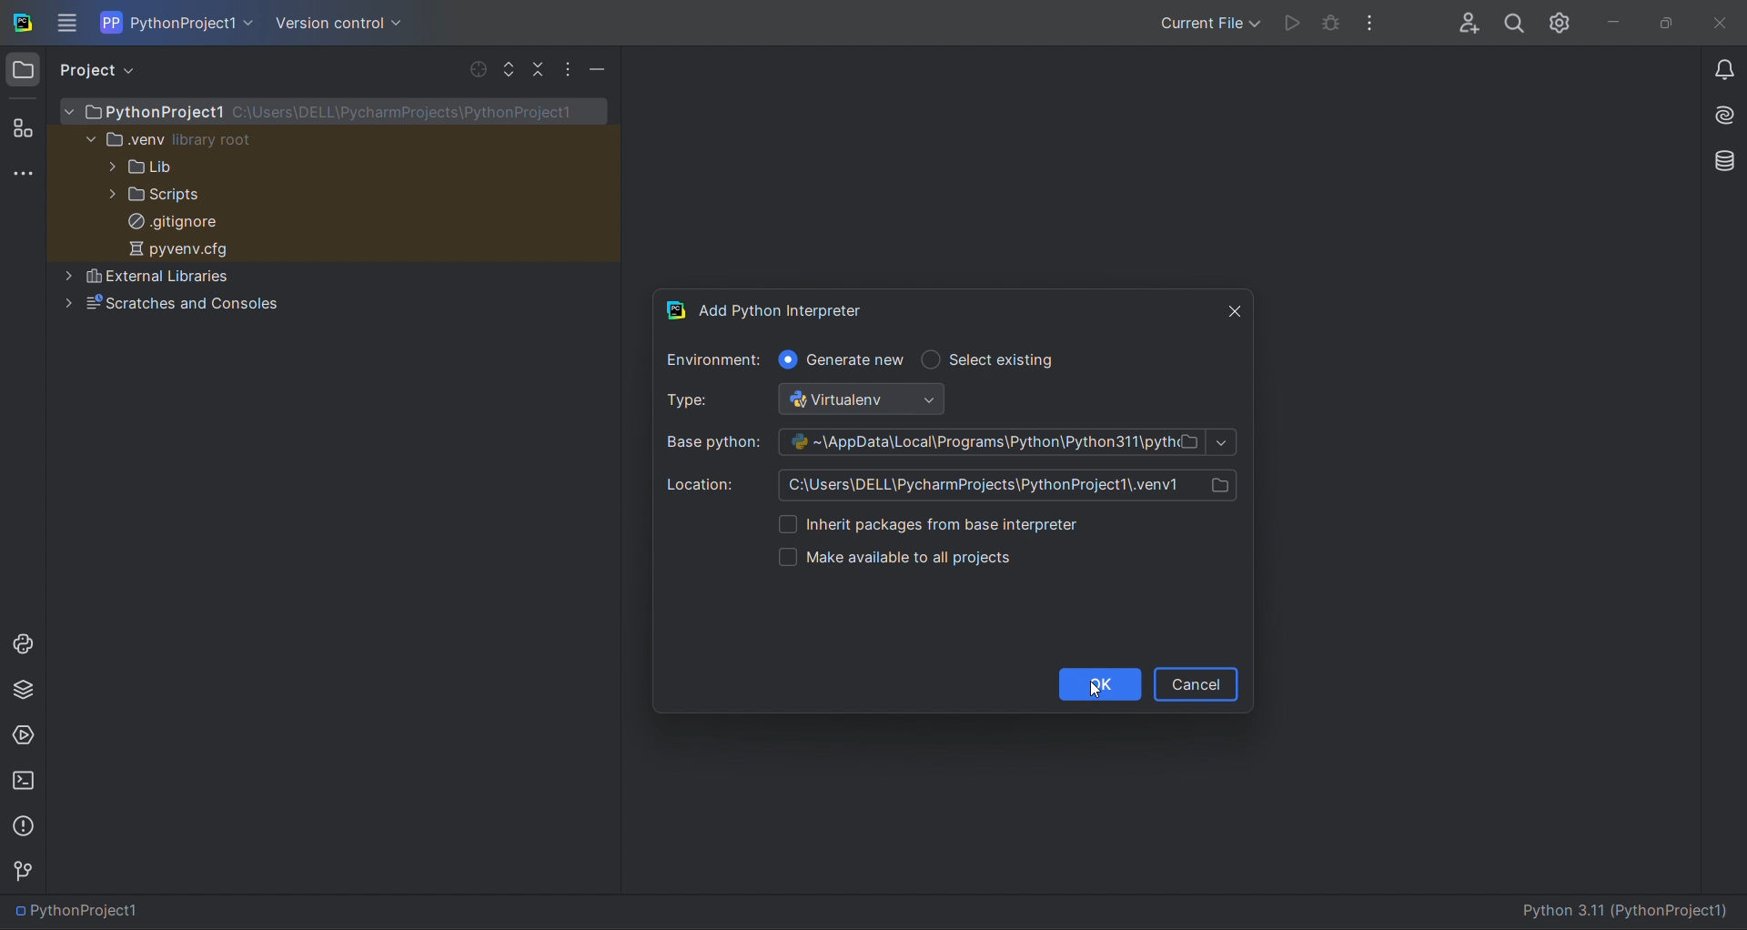  Describe the element at coordinates (824, 400) in the screenshot. I see `type` at that location.